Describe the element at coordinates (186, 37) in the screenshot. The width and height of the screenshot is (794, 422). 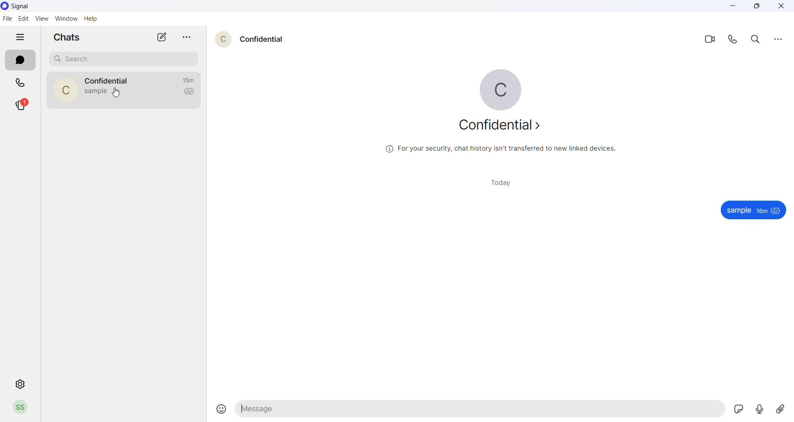
I see `chat options` at that location.